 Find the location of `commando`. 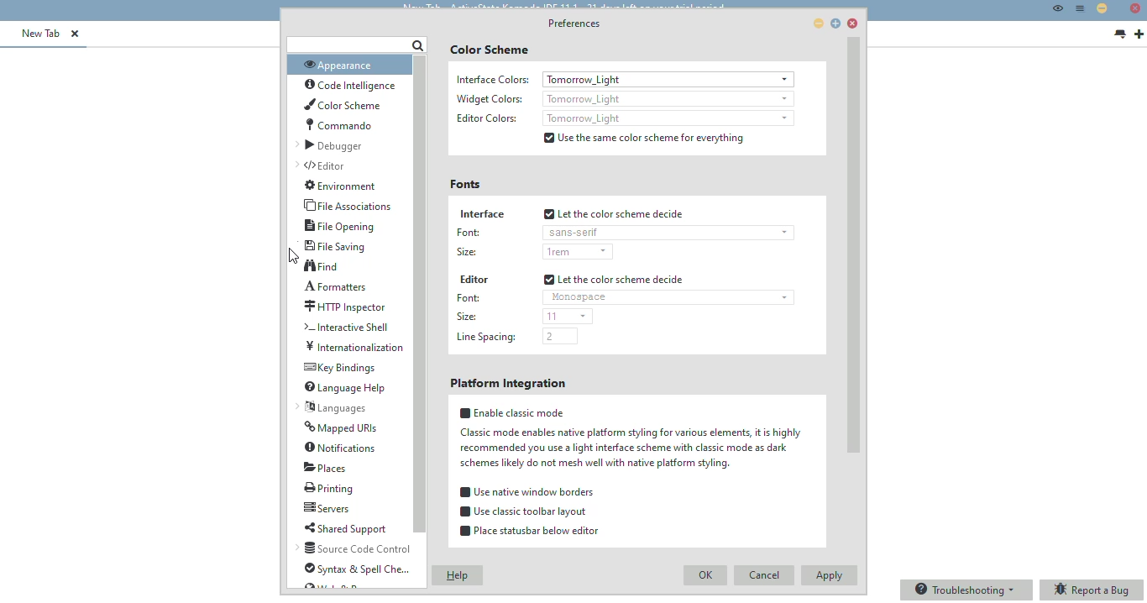

commando is located at coordinates (338, 124).